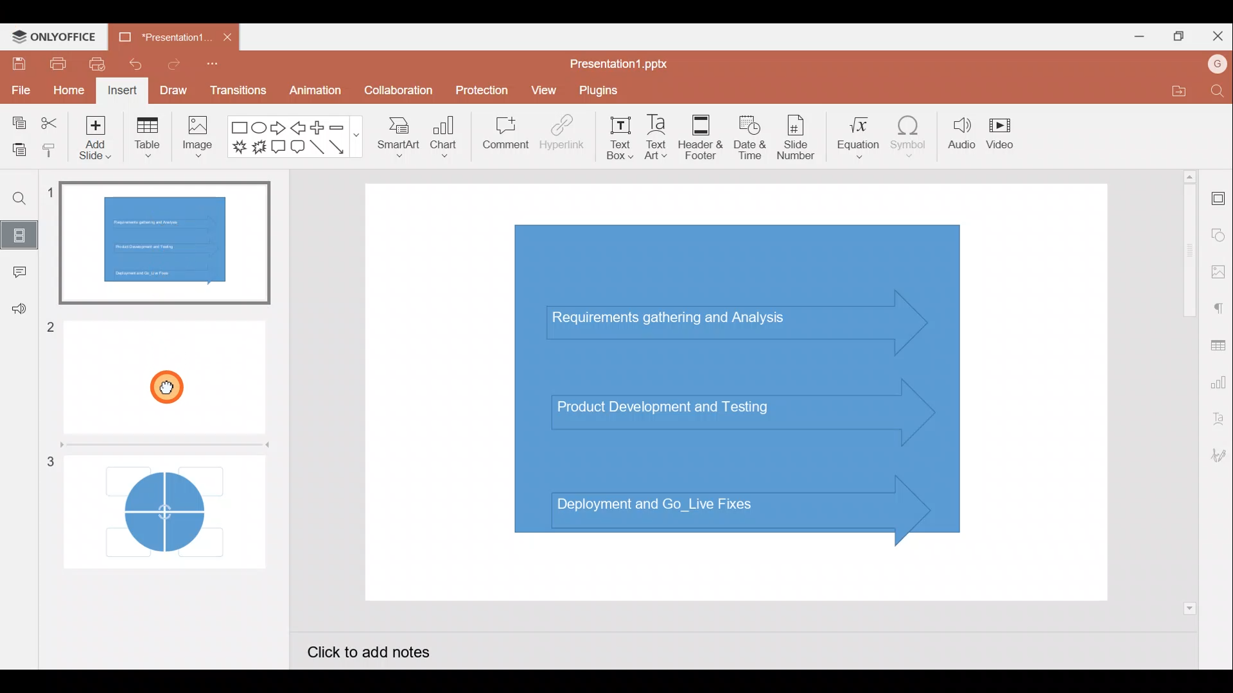  I want to click on Shape settings, so click(1218, 230).